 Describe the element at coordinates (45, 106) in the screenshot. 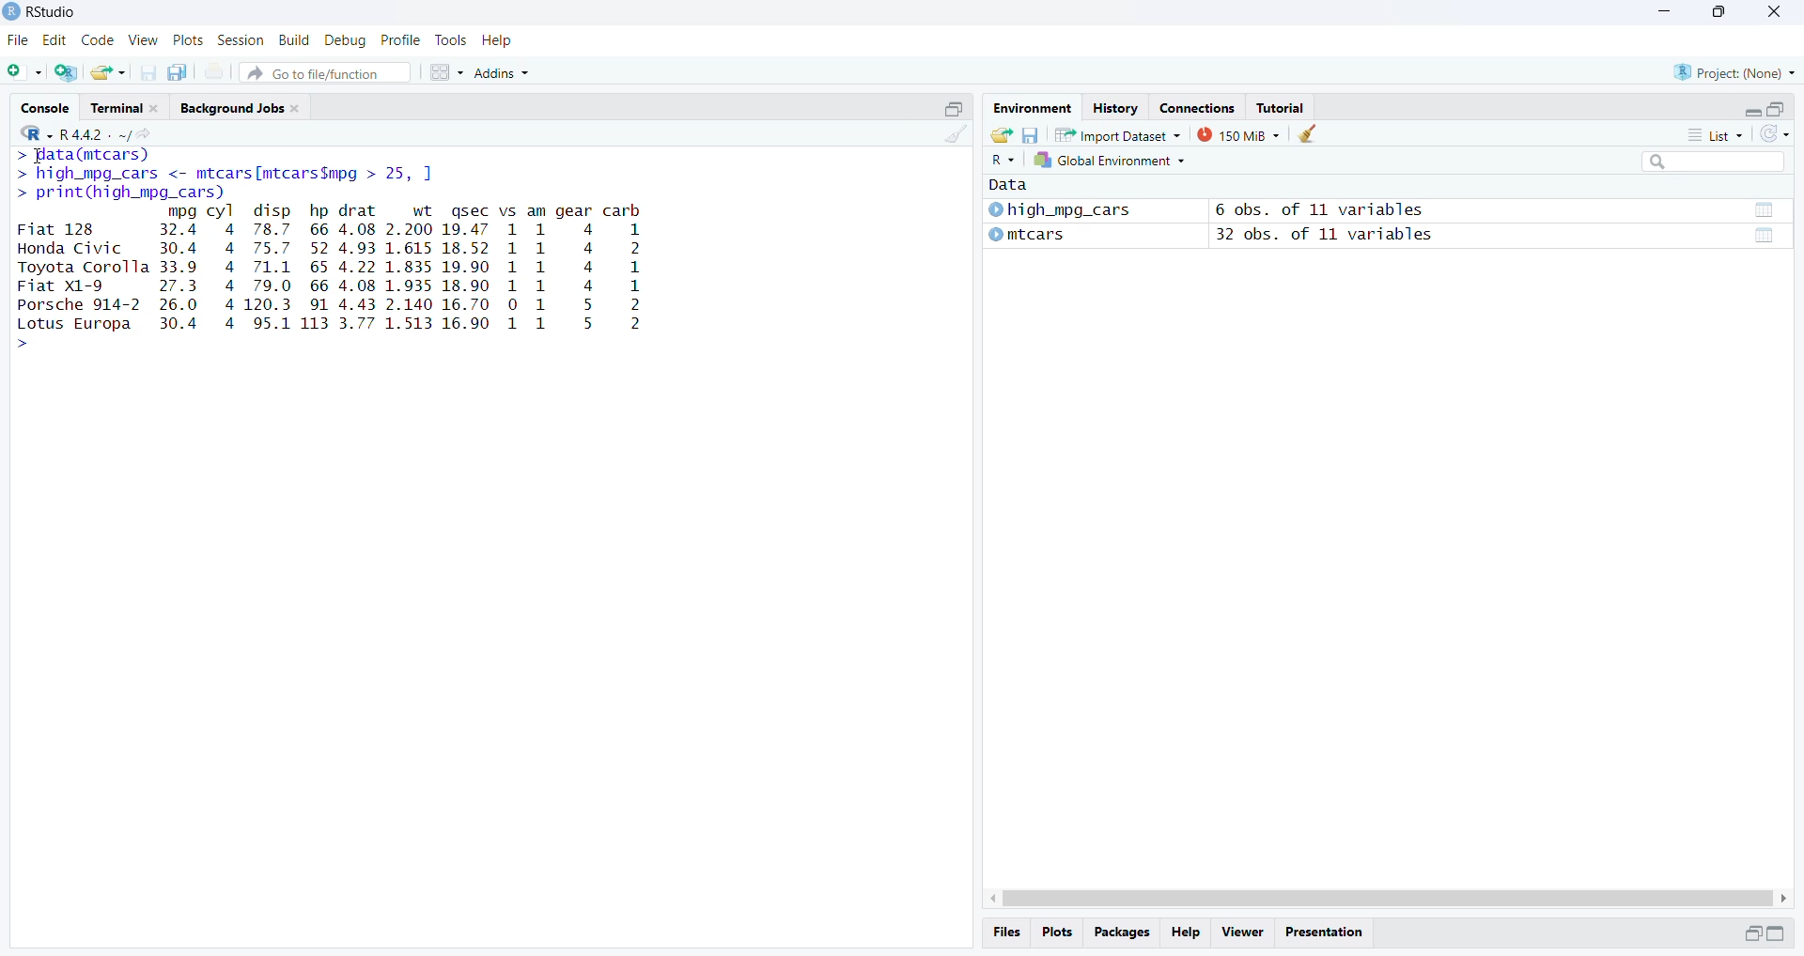

I see `Console` at that location.